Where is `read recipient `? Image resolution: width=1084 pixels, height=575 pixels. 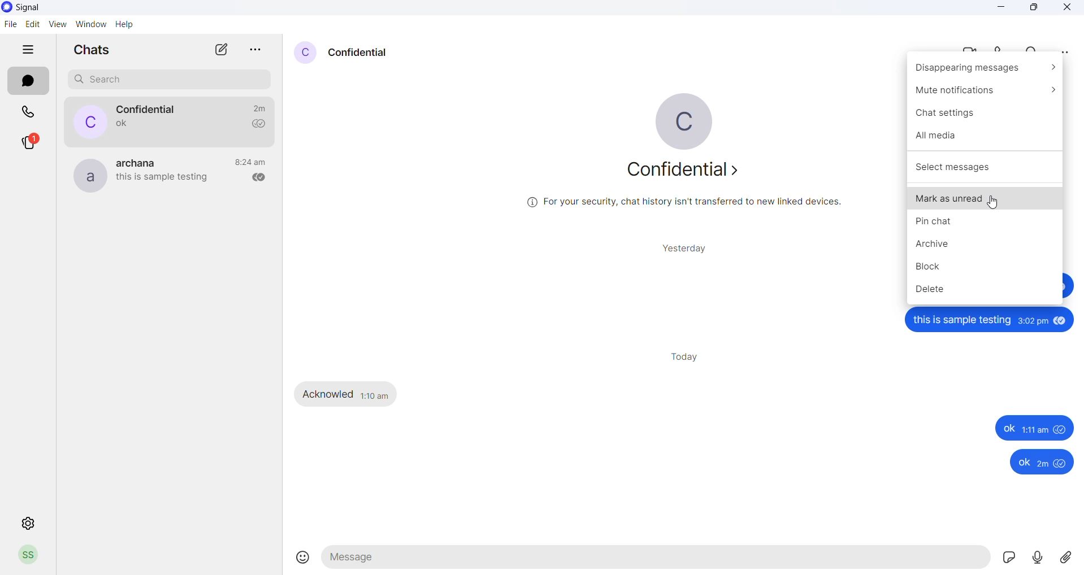 read recipient  is located at coordinates (255, 178).